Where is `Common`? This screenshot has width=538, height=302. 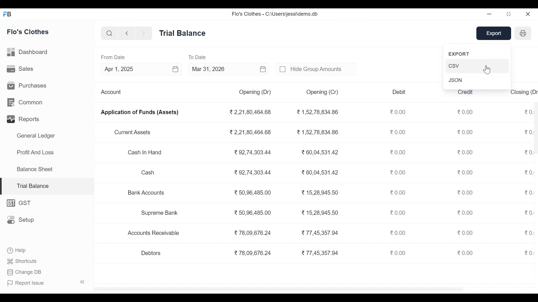
Common is located at coordinates (26, 102).